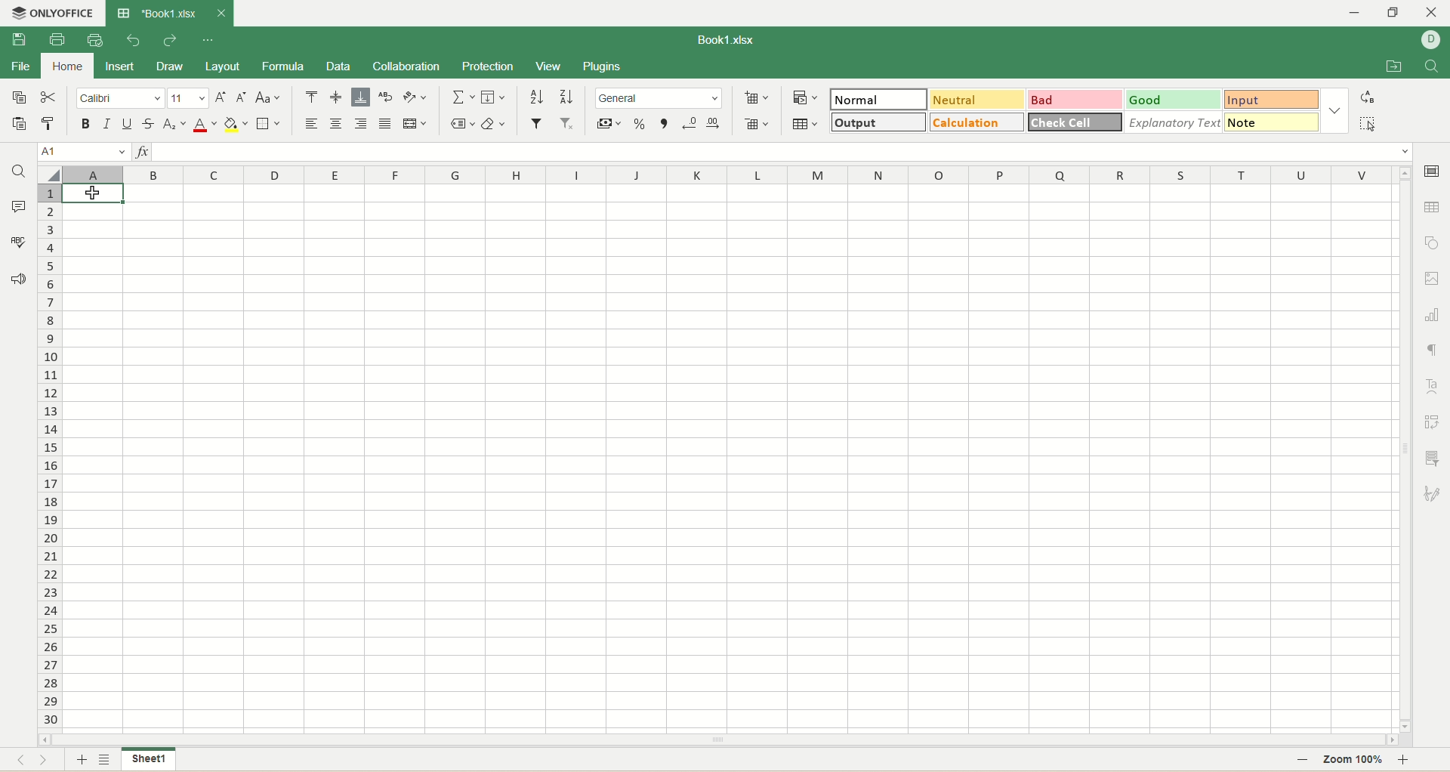 Image resolution: width=1450 pixels, height=772 pixels. I want to click on object settings, so click(1433, 242).